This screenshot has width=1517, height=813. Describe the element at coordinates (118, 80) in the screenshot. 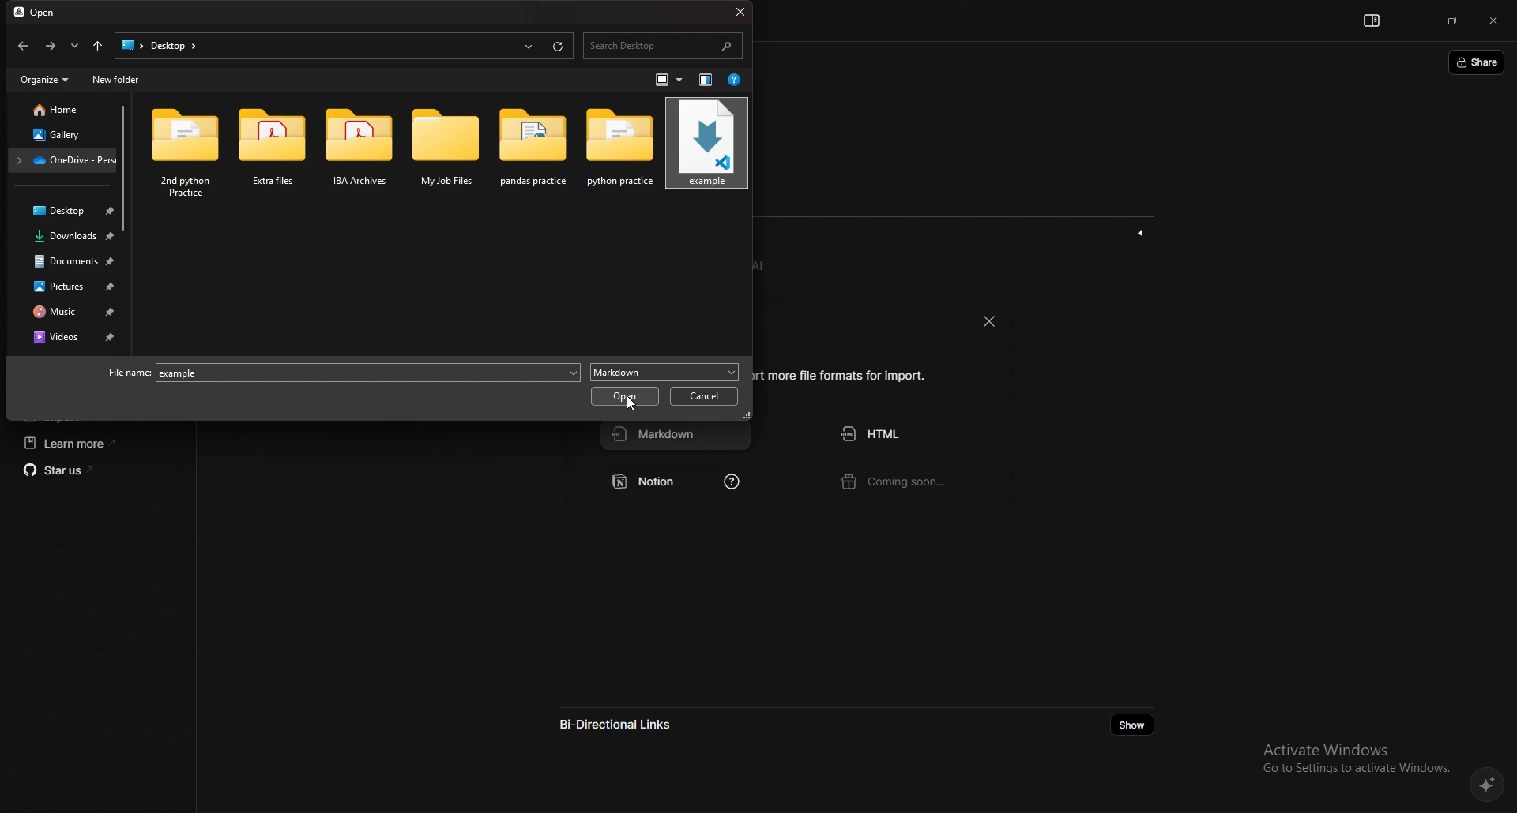

I see `new folder` at that location.